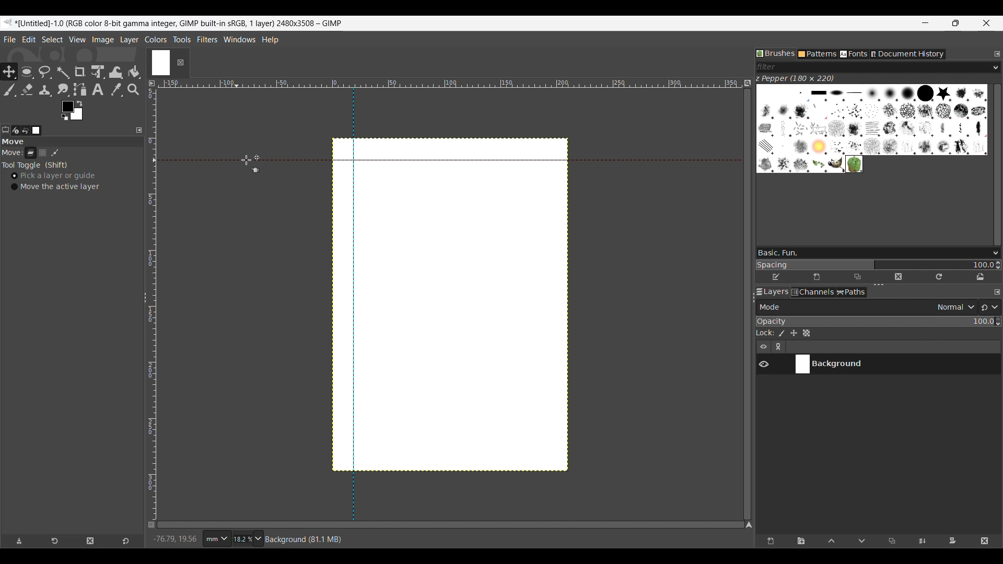 The height and width of the screenshot is (564, 1003). Describe the element at coordinates (8, 90) in the screenshot. I see `Paintbrush tool` at that location.